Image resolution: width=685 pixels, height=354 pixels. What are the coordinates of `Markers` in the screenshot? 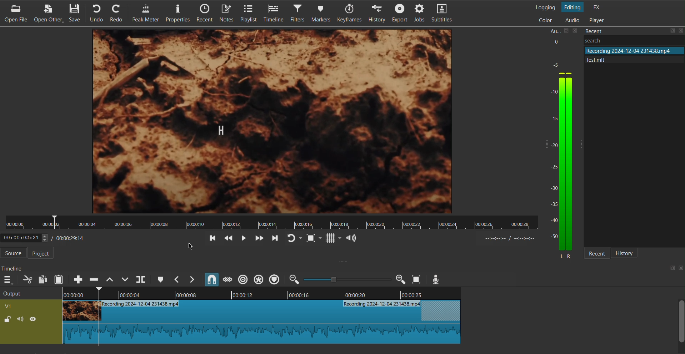 It's located at (321, 14).